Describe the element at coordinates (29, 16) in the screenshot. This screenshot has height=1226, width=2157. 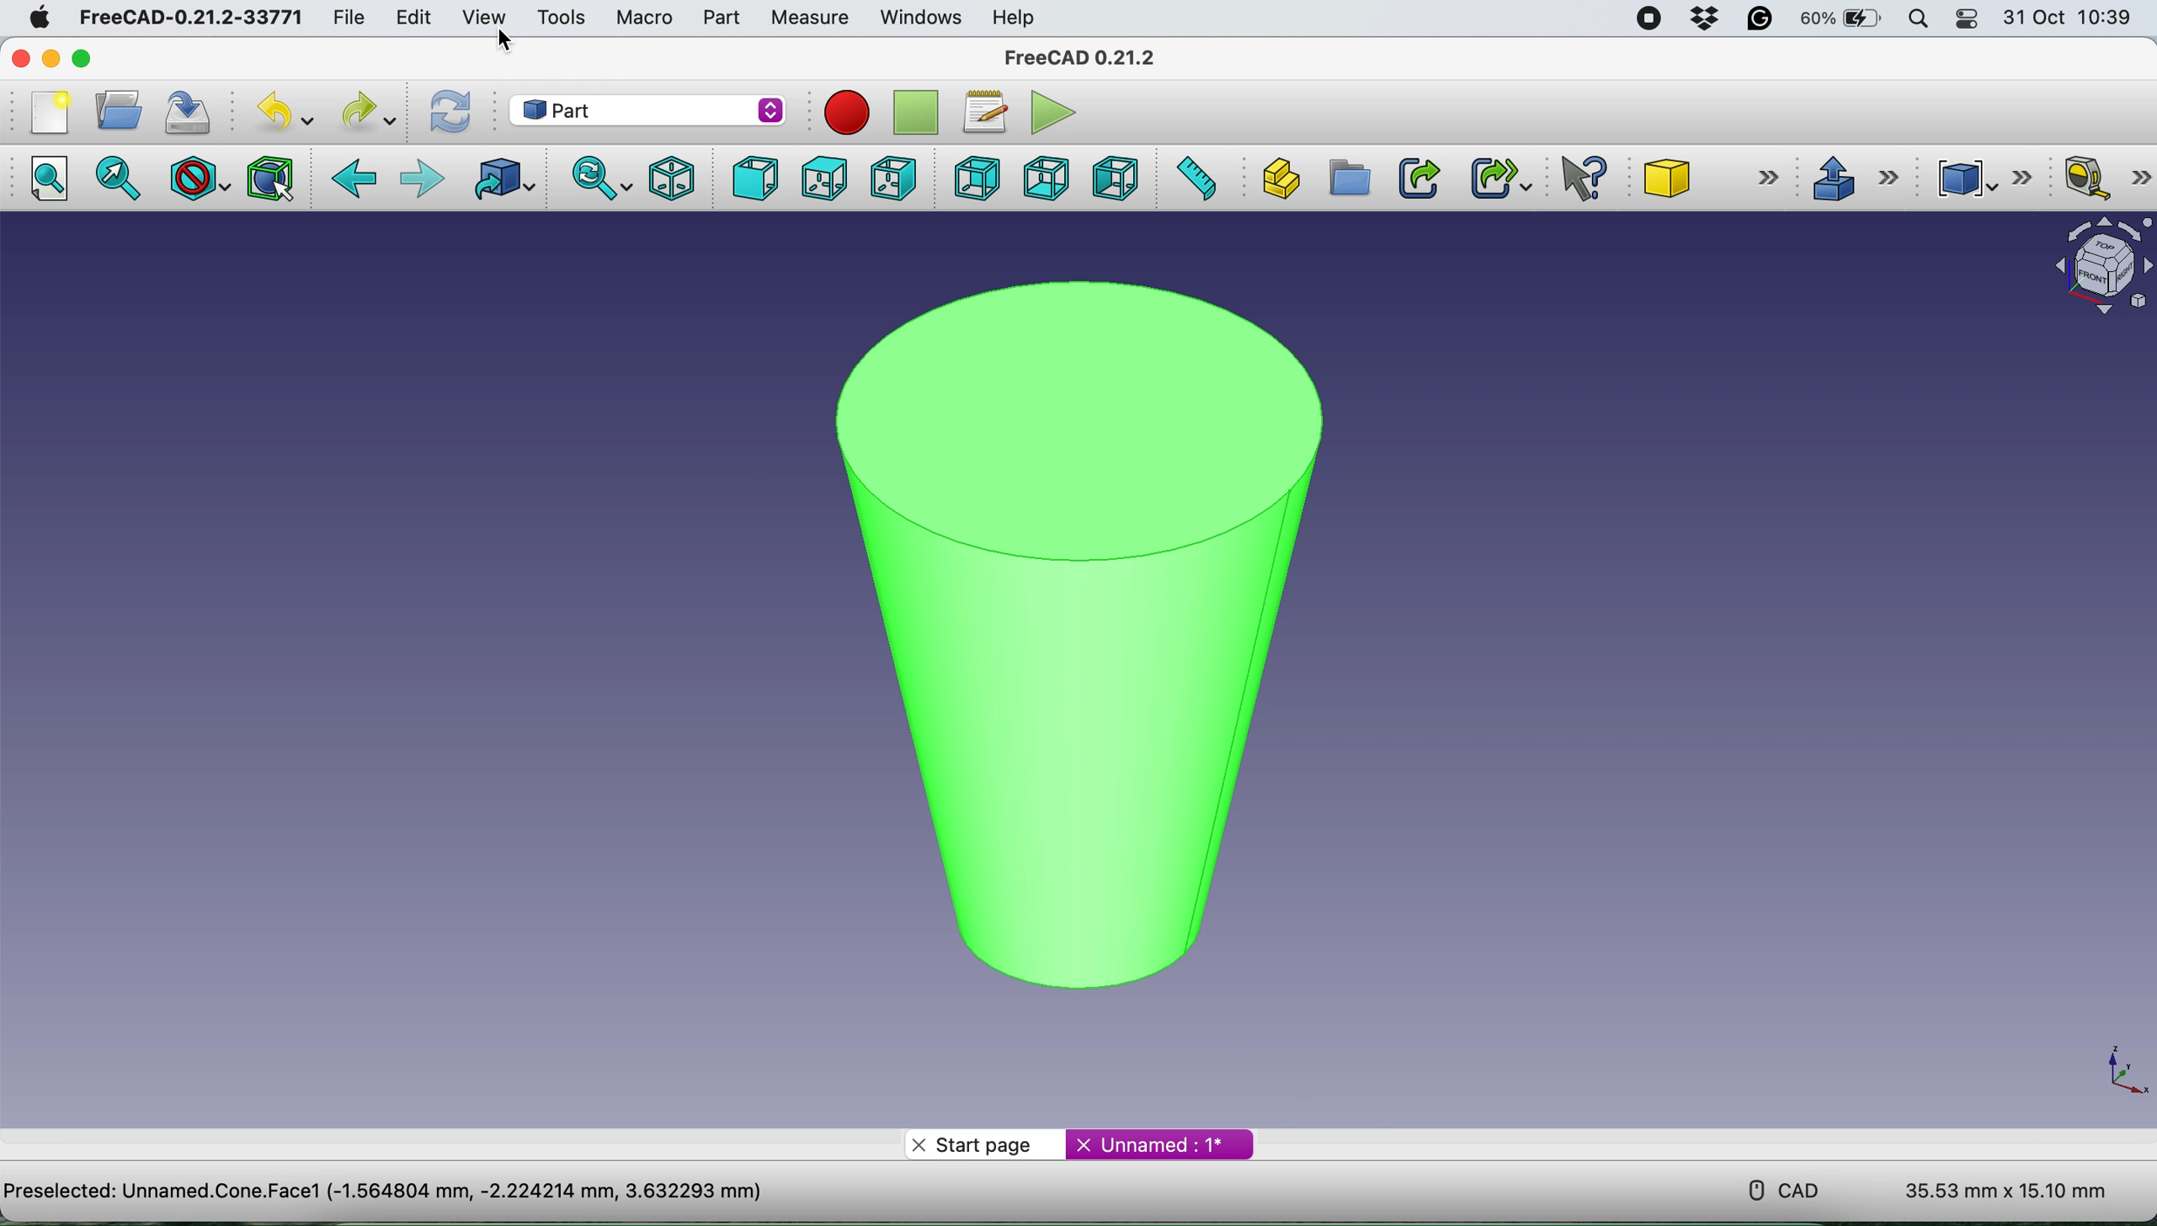
I see `system logo` at that location.